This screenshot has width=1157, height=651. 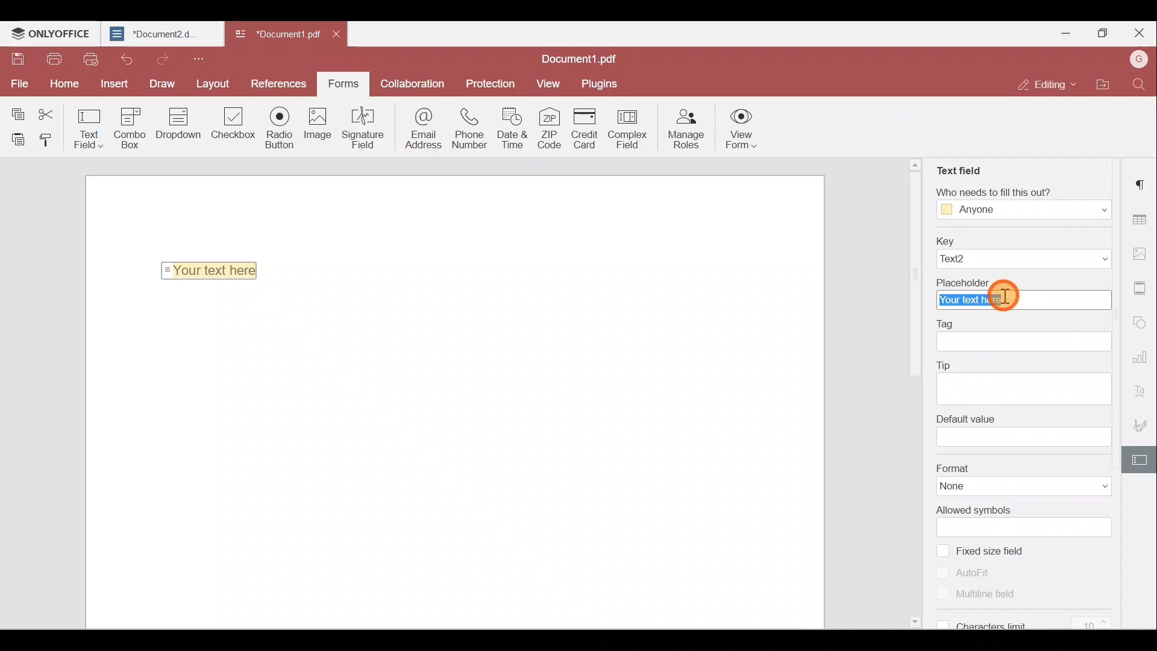 I want to click on Date & time, so click(x=512, y=131).